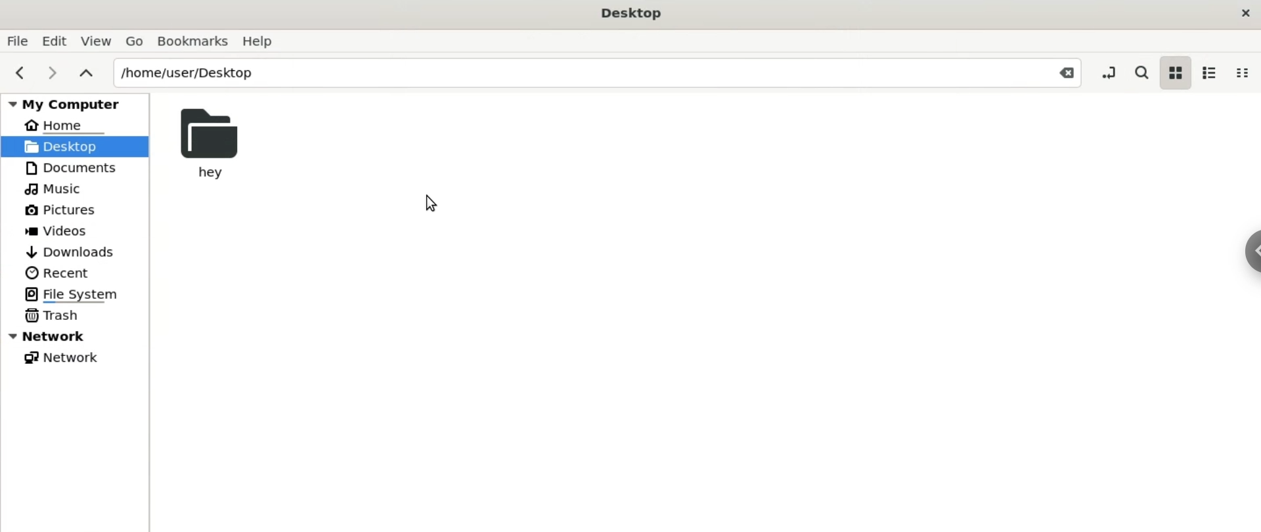 Image resolution: width=1261 pixels, height=532 pixels. I want to click on network, so click(77, 337).